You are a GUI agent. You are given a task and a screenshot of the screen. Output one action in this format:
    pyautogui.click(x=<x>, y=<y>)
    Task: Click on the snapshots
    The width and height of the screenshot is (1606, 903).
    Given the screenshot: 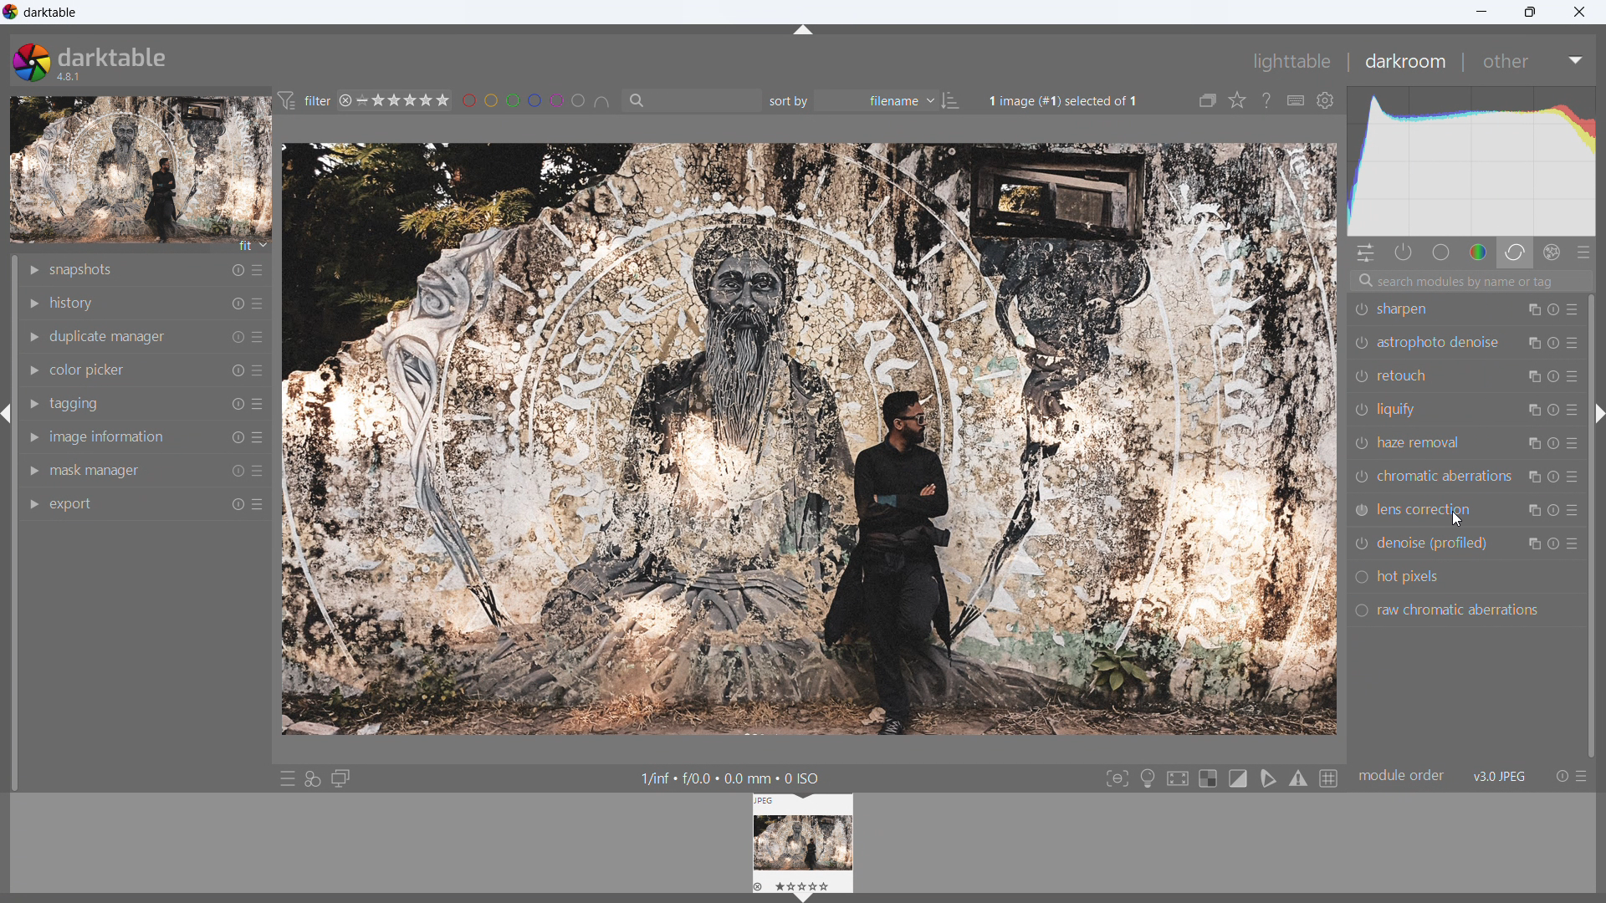 What is the action you would take?
    pyautogui.click(x=82, y=270)
    